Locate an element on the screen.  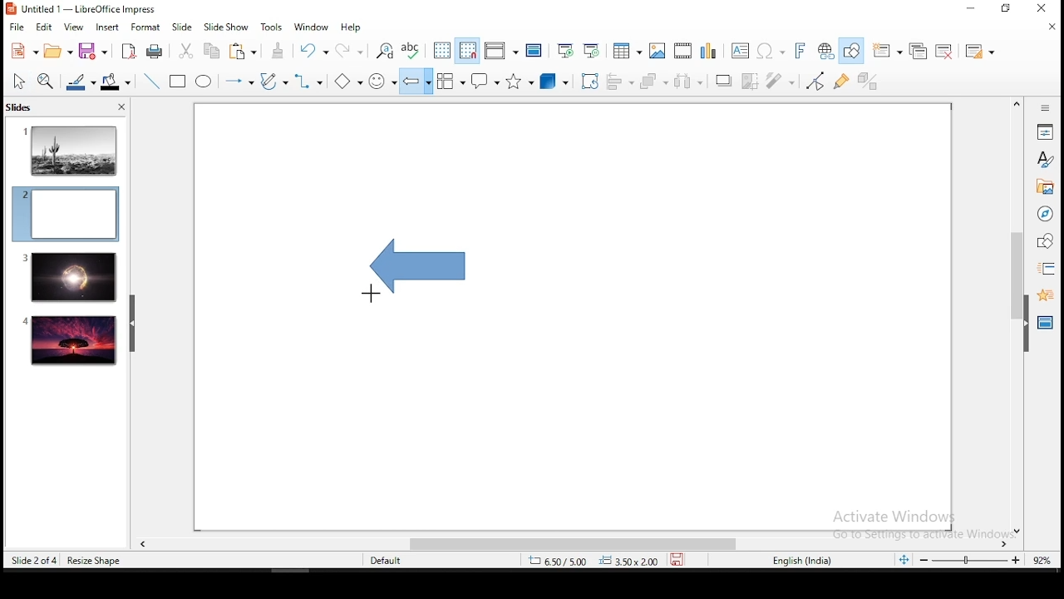
cut is located at coordinates (184, 50).